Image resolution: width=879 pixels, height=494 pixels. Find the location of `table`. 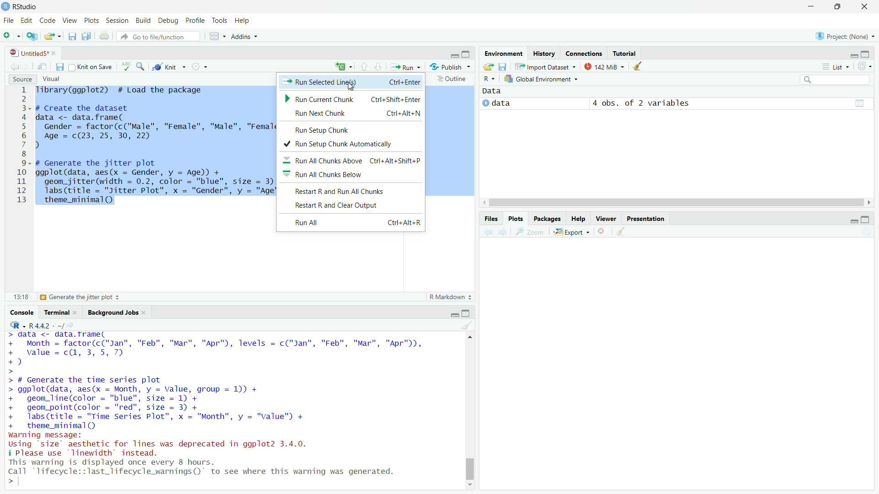

table is located at coordinates (861, 102).